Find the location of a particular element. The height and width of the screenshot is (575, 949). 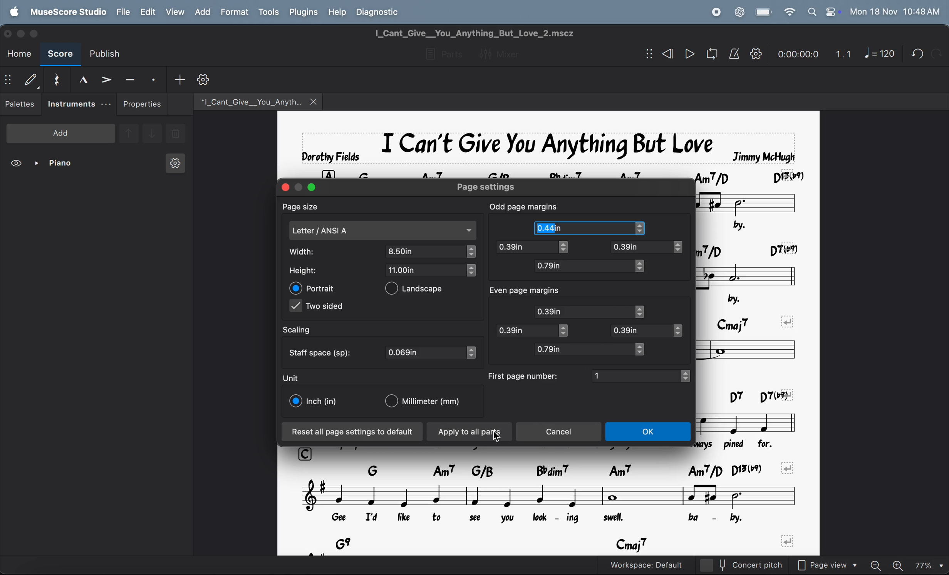

control center is located at coordinates (831, 12).